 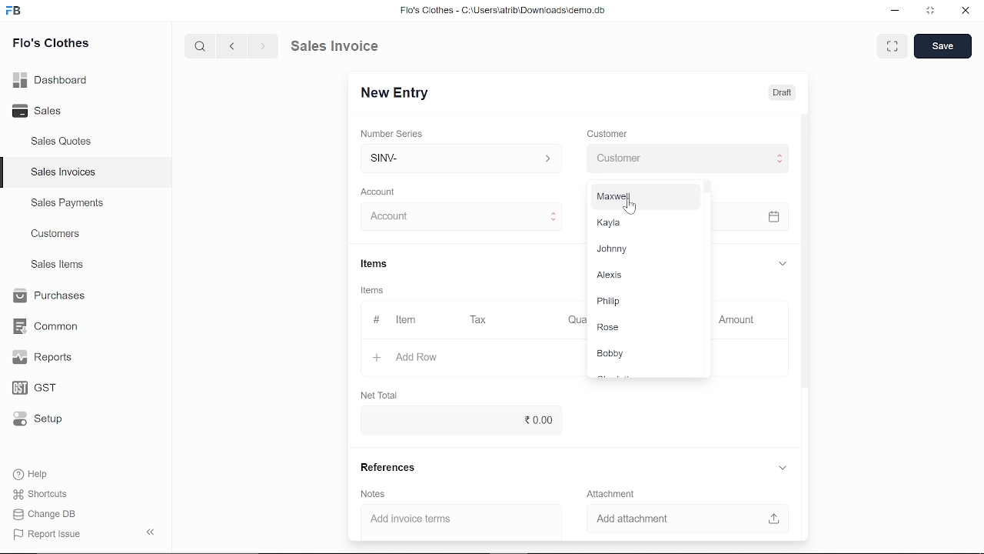 I want to click on Reports., so click(x=48, y=357).